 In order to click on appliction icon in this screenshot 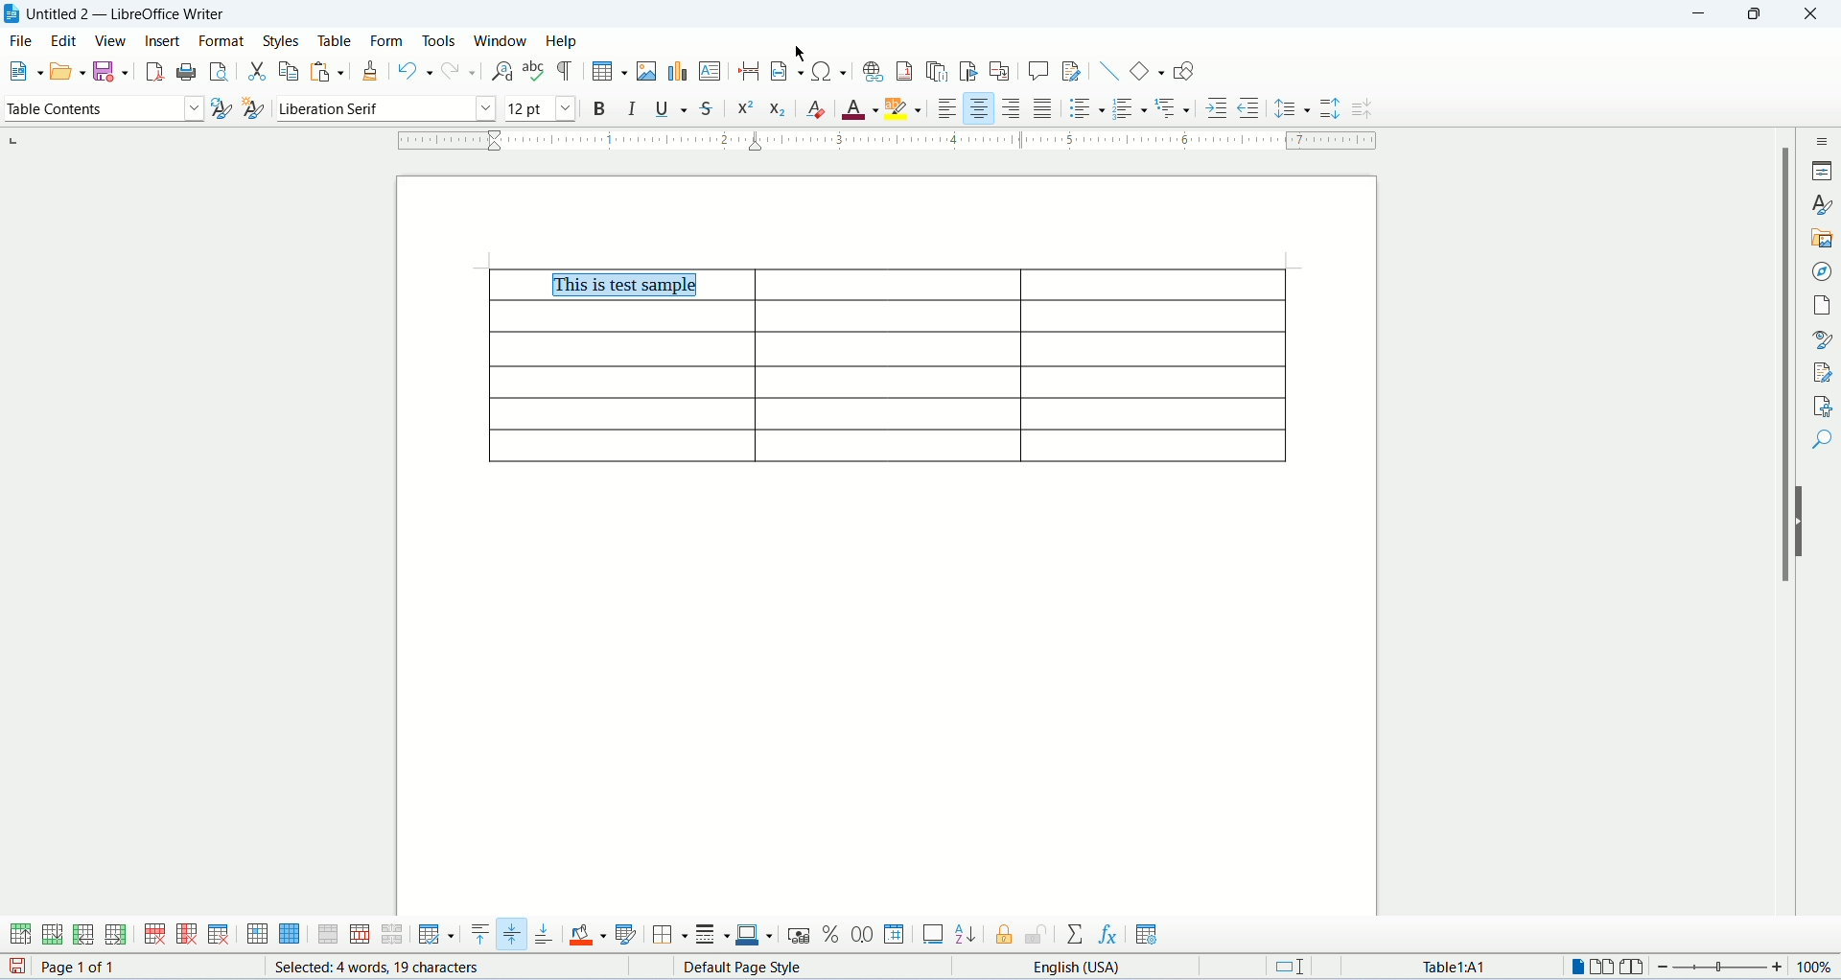, I will do `click(12, 13)`.